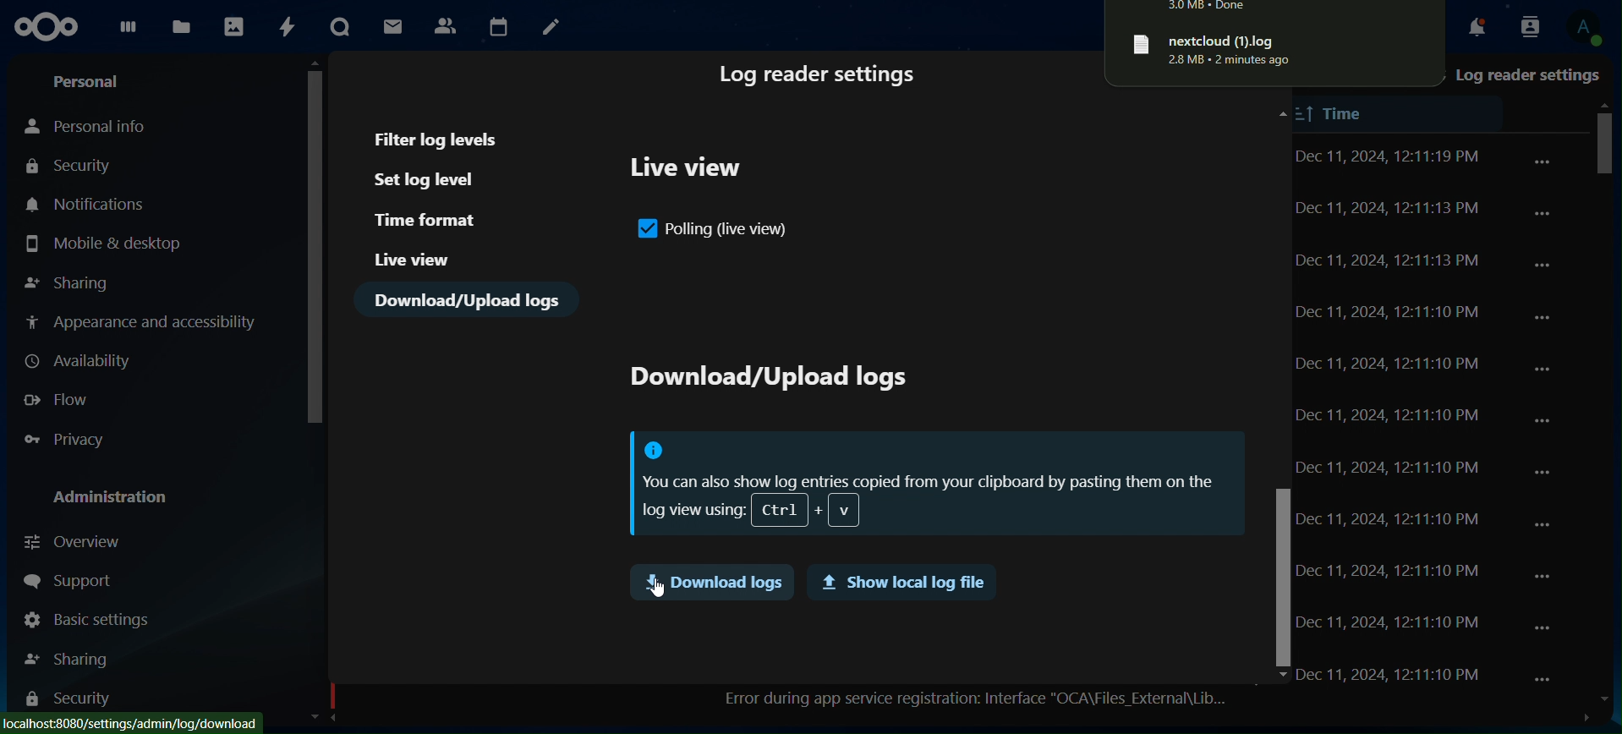  Describe the element at coordinates (103, 244) in the screenshot. I see `mobile & desktop` at that location.